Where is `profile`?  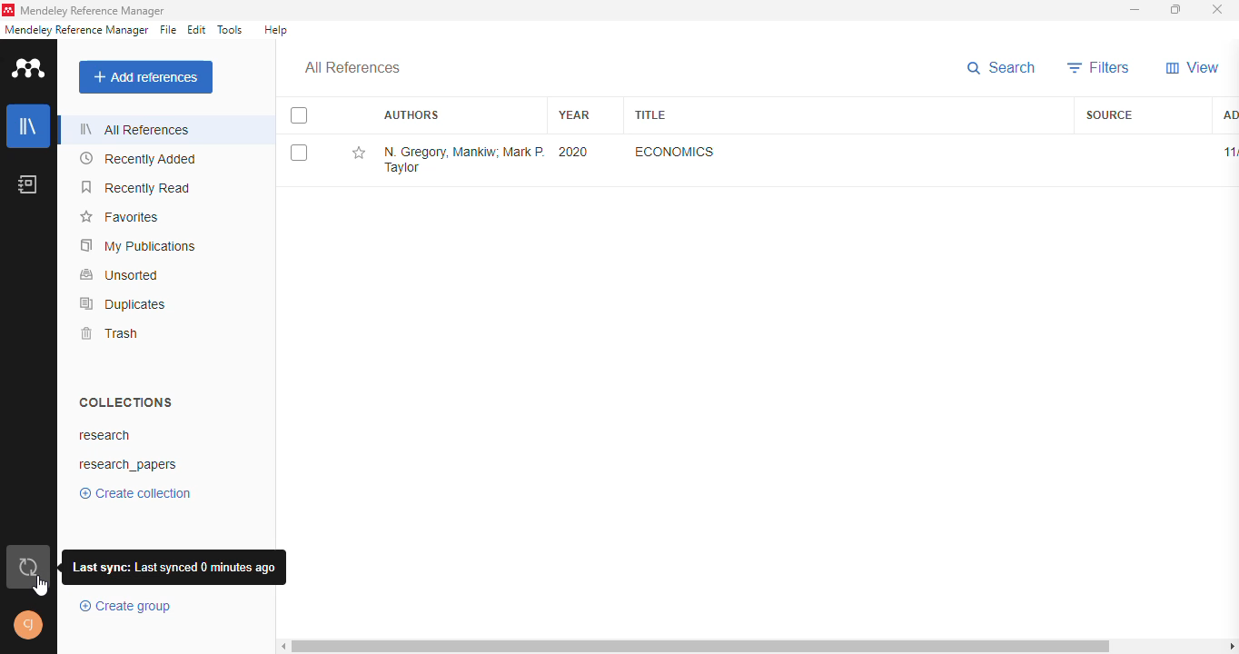 profile is located at coordinates (29, 626).